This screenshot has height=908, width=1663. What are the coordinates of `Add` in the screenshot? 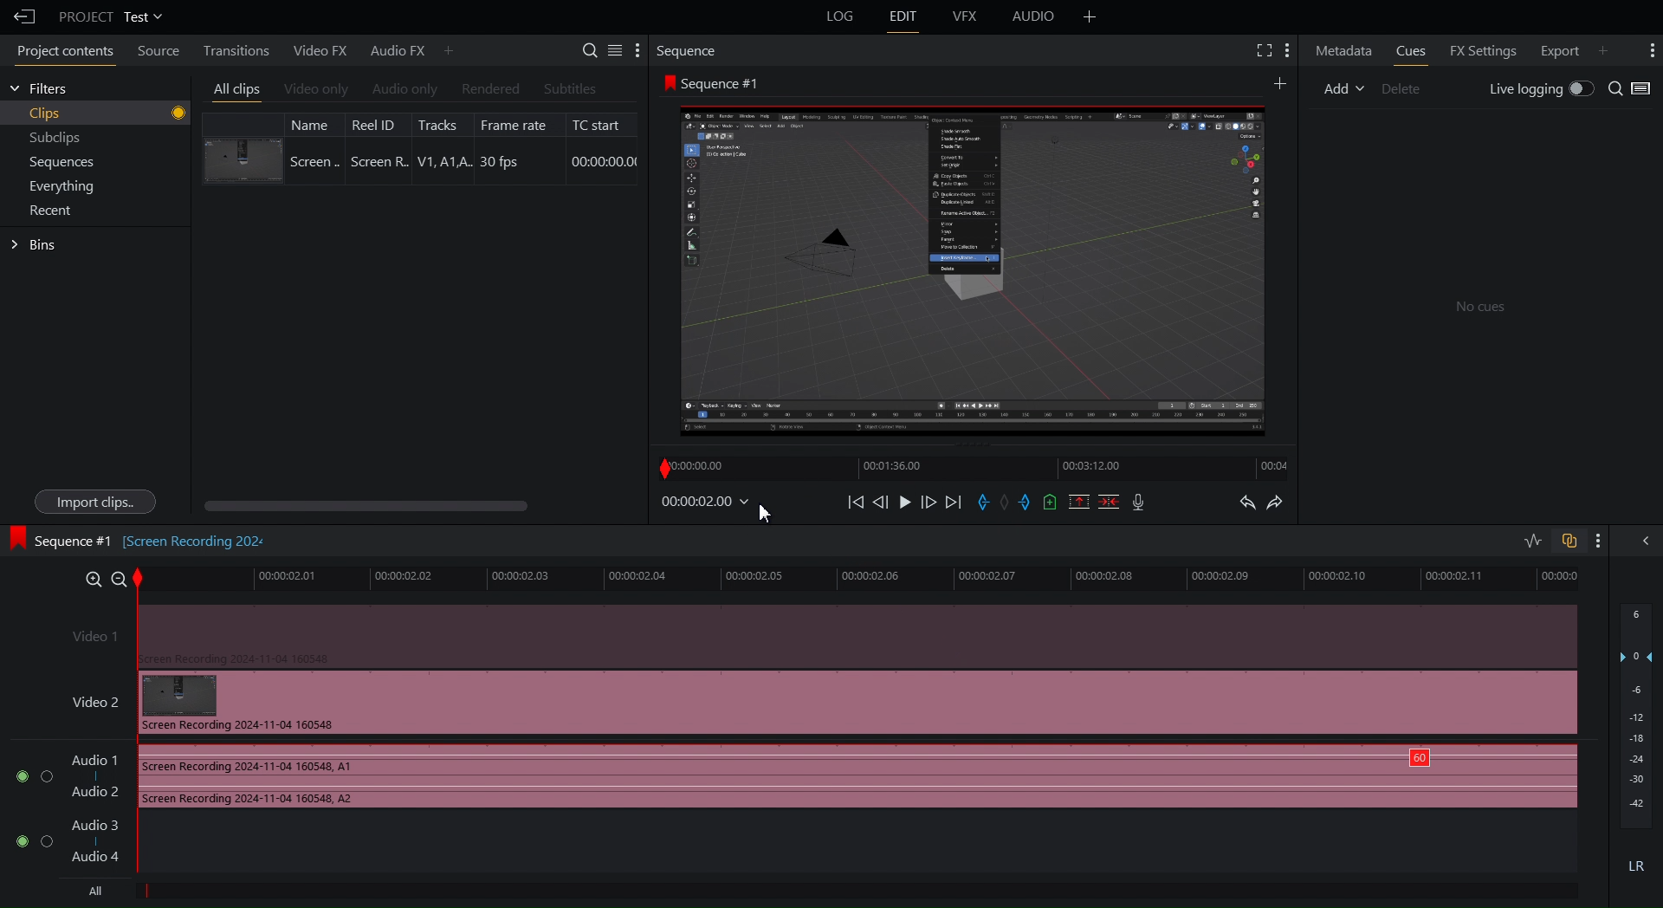 It's located at (1343, 87).